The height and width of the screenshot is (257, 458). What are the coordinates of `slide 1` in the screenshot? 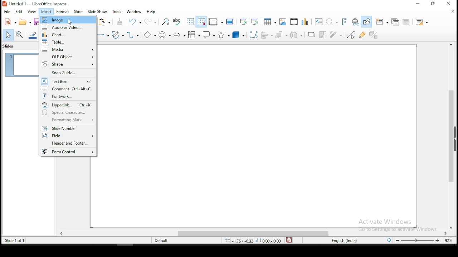 It's located at (21, 65).